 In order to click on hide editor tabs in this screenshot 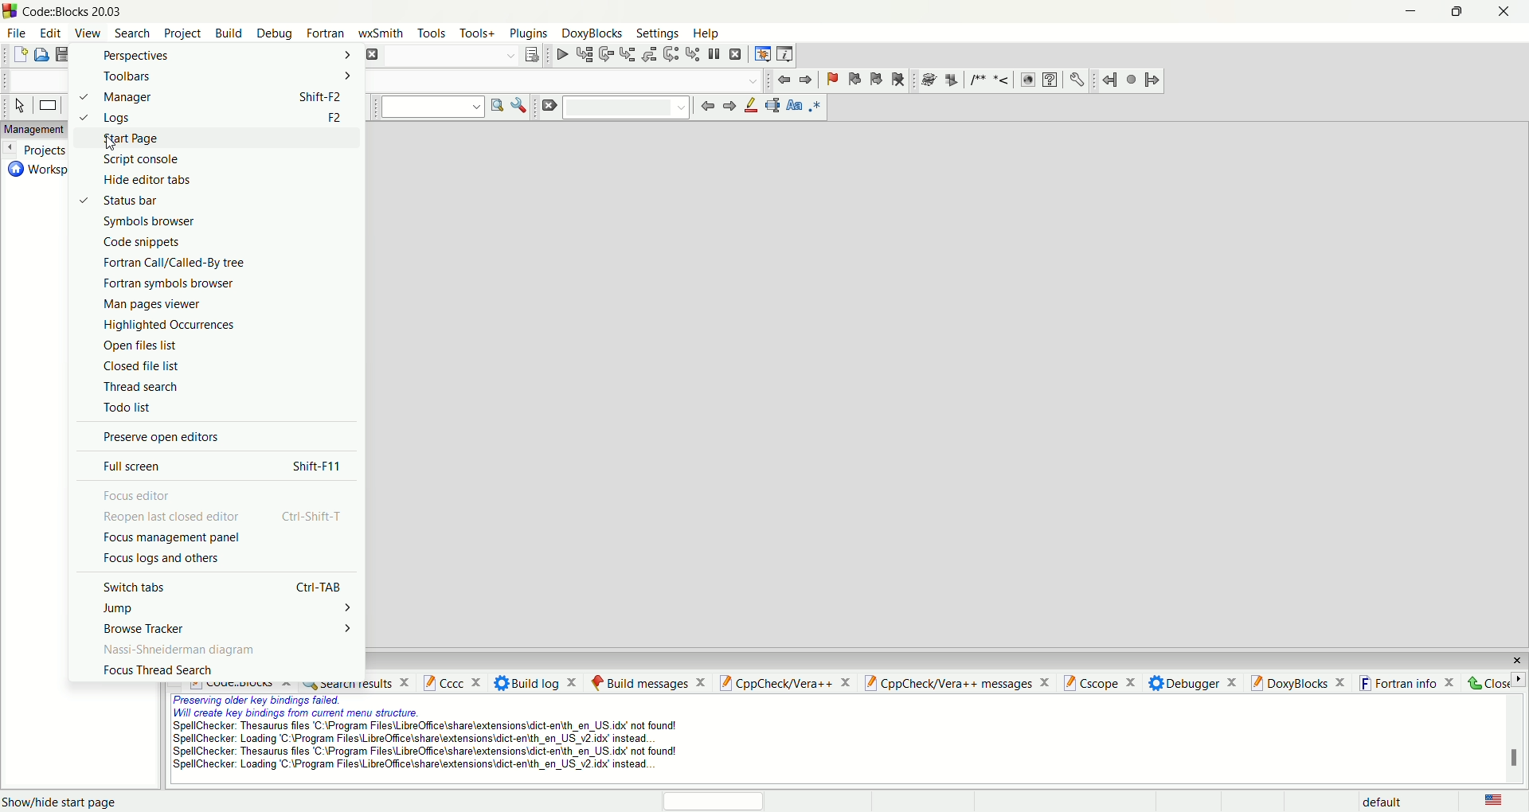, I will do `click(143, 182)`.